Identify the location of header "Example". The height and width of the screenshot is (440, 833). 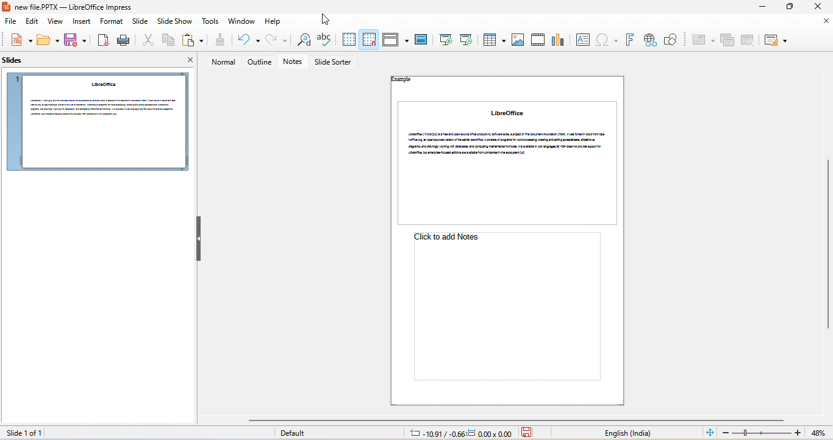
(410, 80).